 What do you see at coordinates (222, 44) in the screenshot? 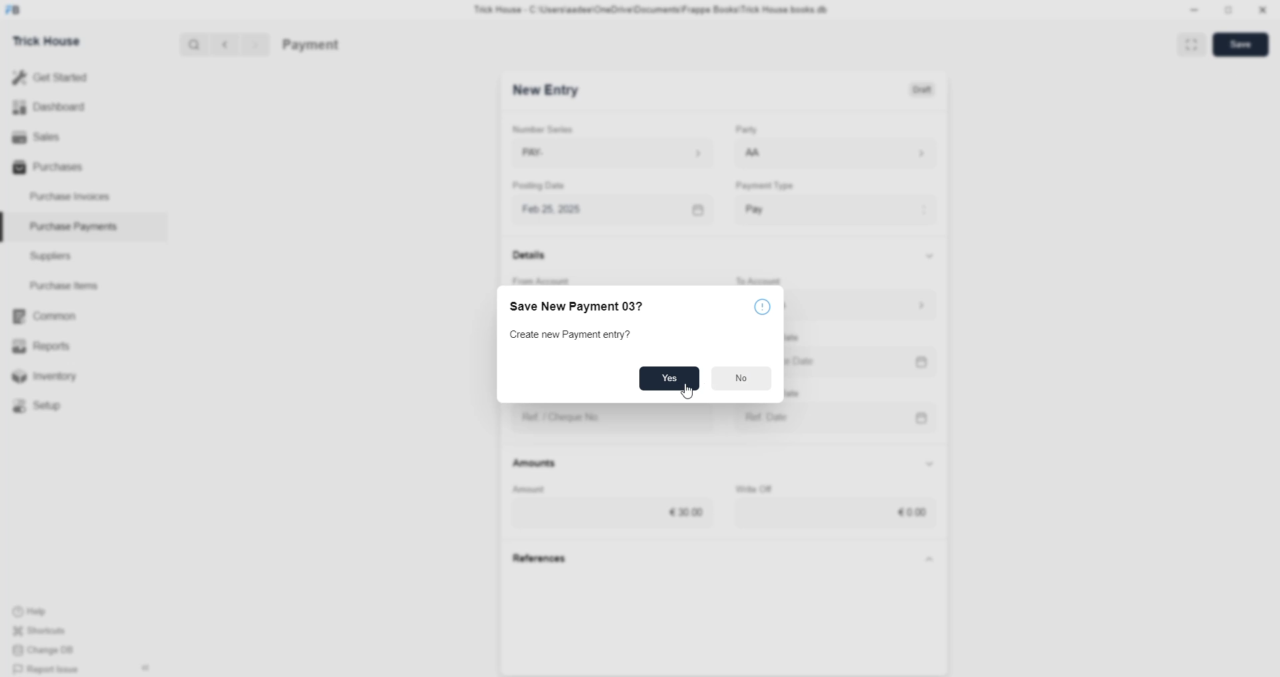
I see `<` at bounding box center [222, 44].